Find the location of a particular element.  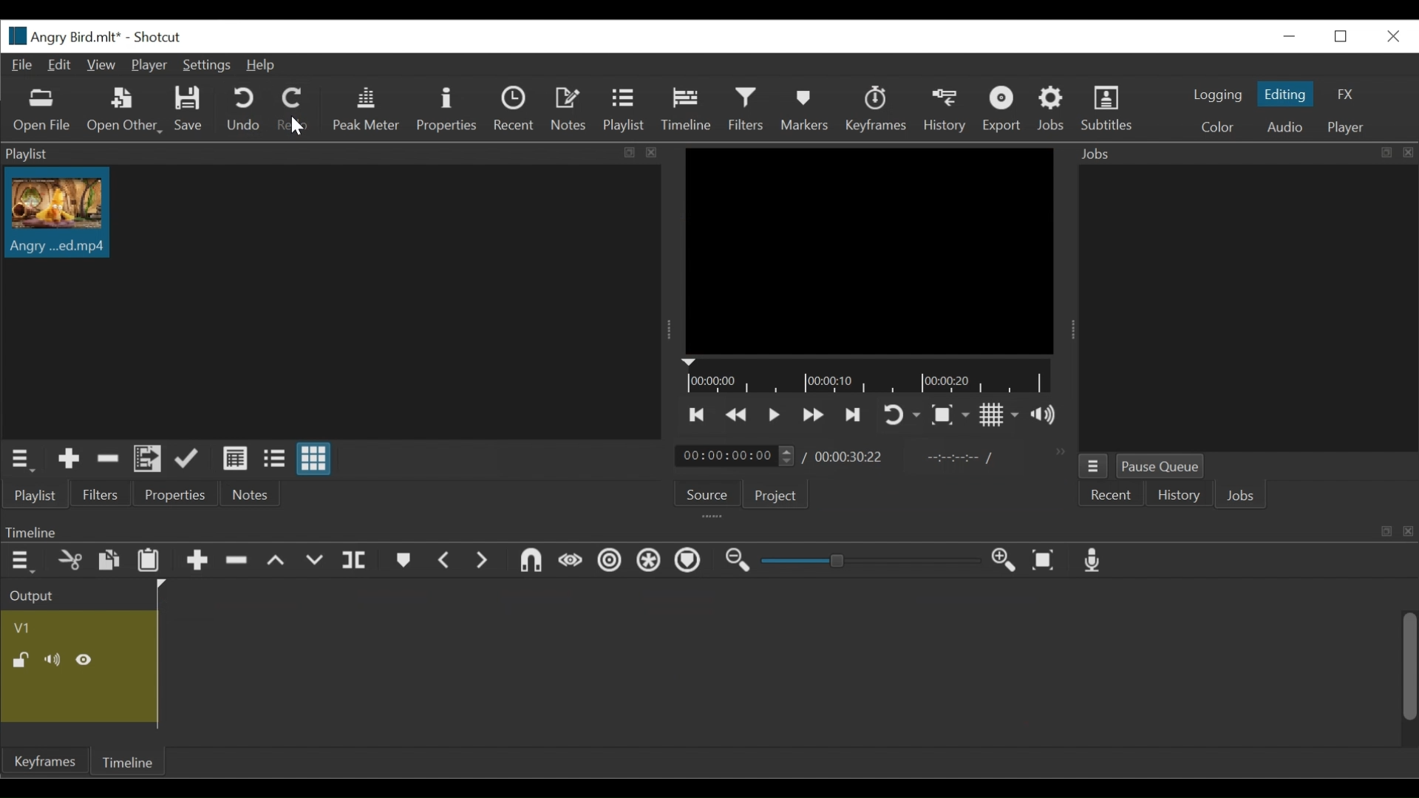

Playlist is located at coordinates (35, 496).